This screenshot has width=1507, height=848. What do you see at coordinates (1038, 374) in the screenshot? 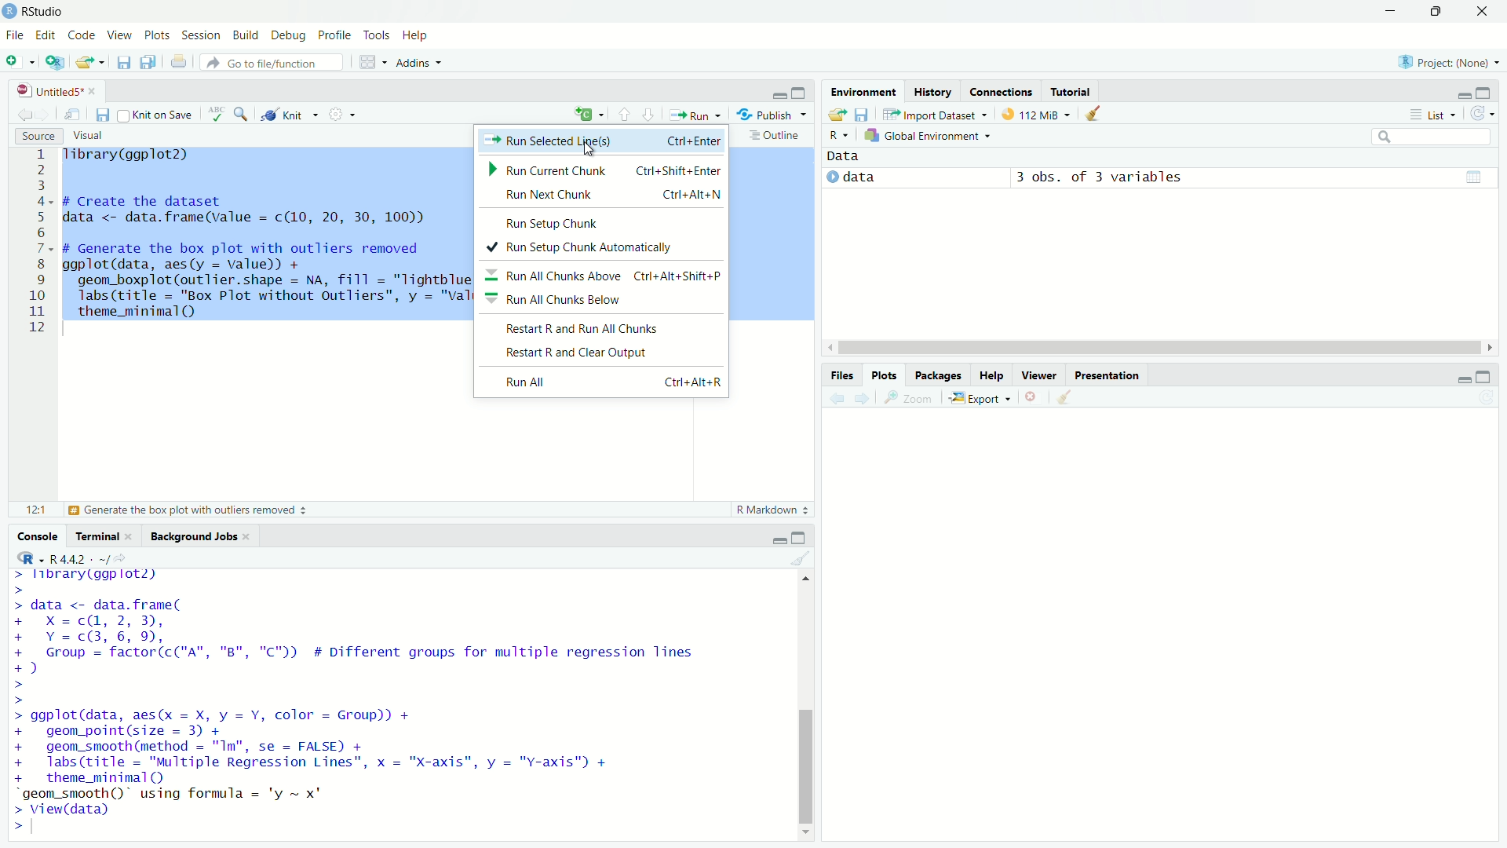
I see `Viewer` at bounding box center [1038, 374].